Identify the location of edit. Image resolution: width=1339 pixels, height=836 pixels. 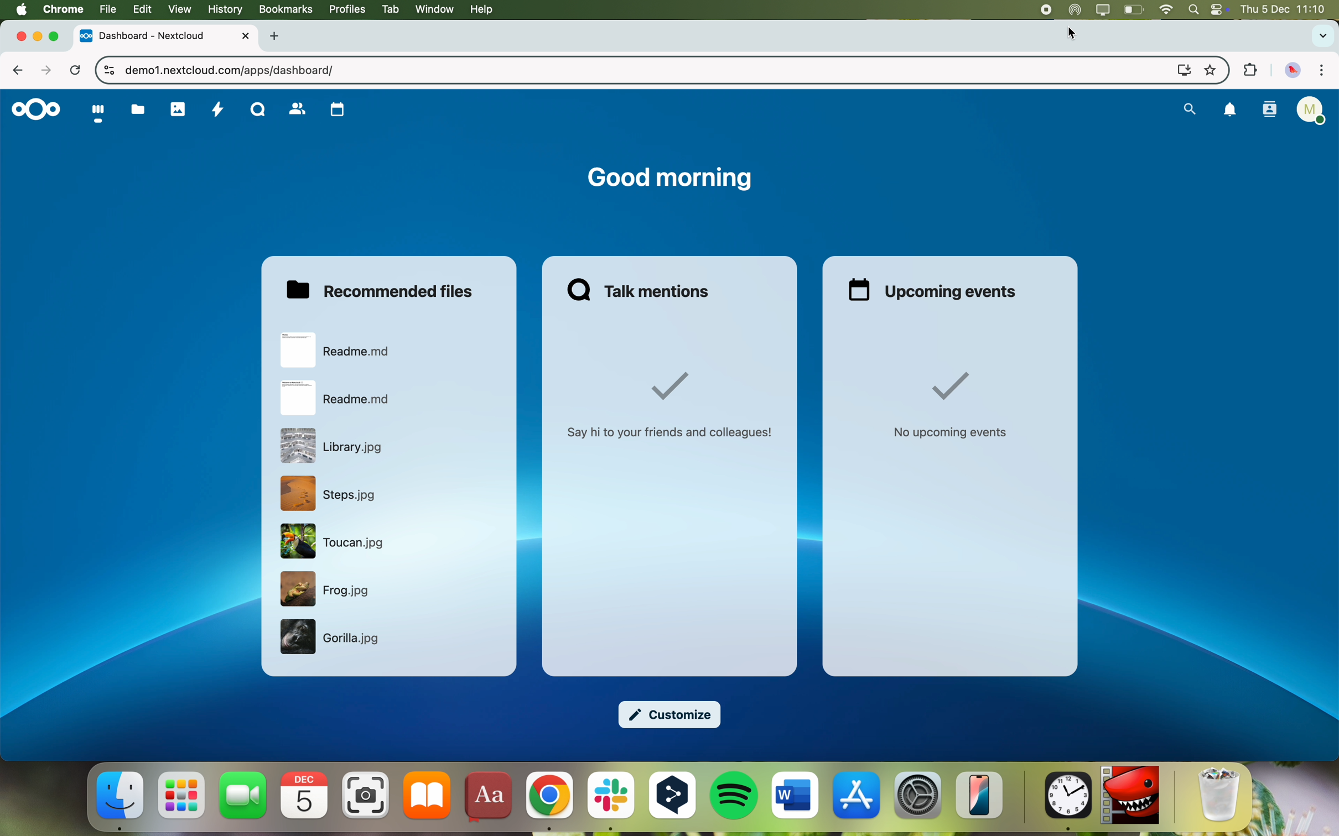
(141, 9).